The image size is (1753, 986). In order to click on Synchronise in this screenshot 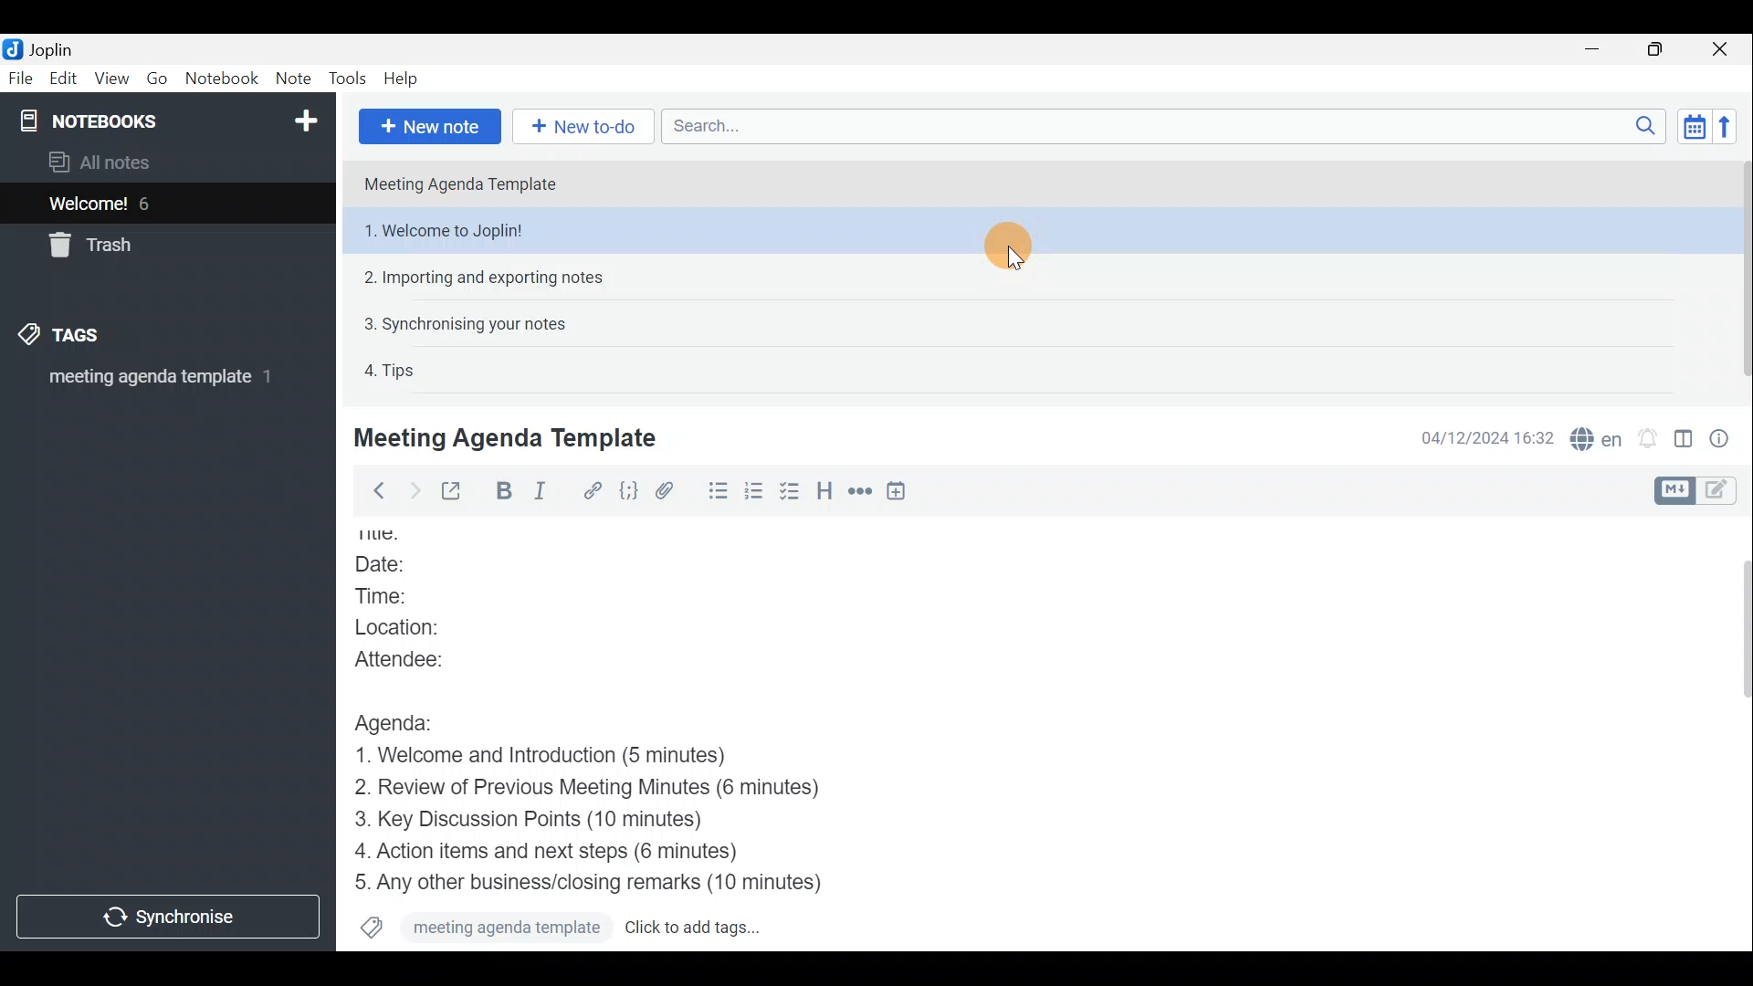, I will do `click(167, 917)`.